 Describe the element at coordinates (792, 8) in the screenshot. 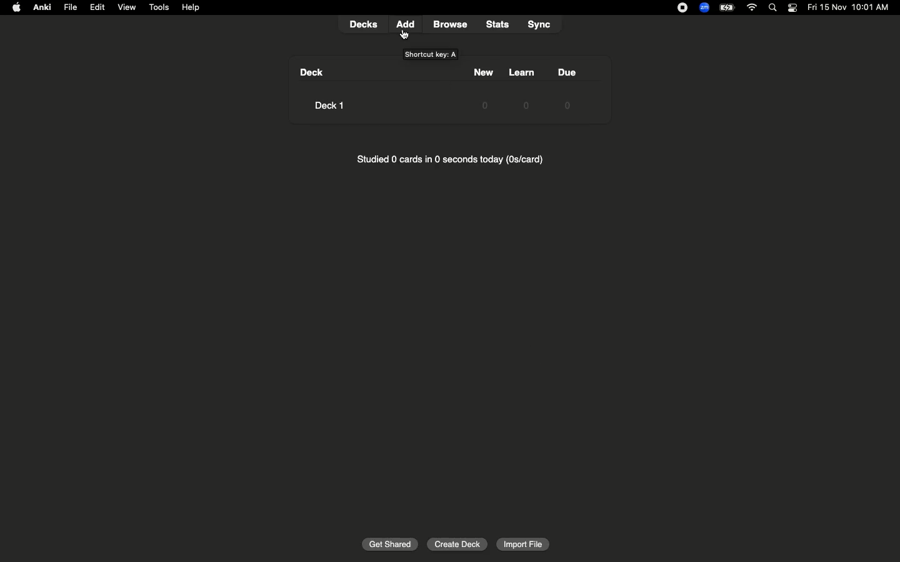

I see `Notification bar` at that location.